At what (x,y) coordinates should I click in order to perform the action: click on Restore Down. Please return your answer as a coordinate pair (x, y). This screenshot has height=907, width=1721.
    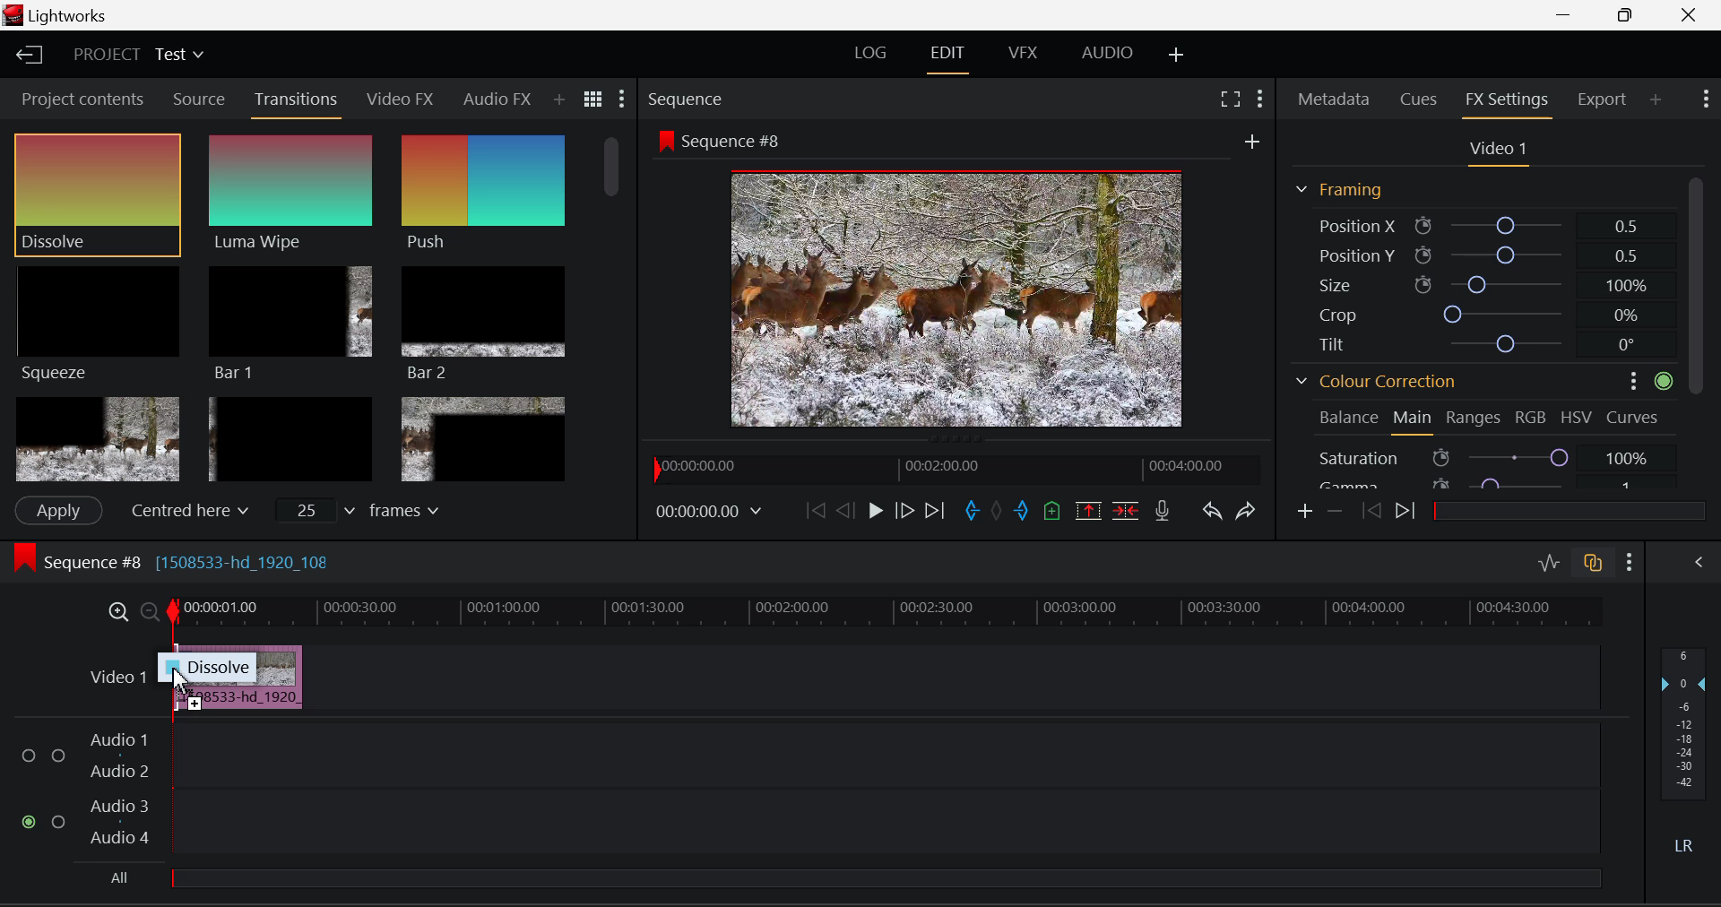
    Looking at the image, I should click on (1567, 15).